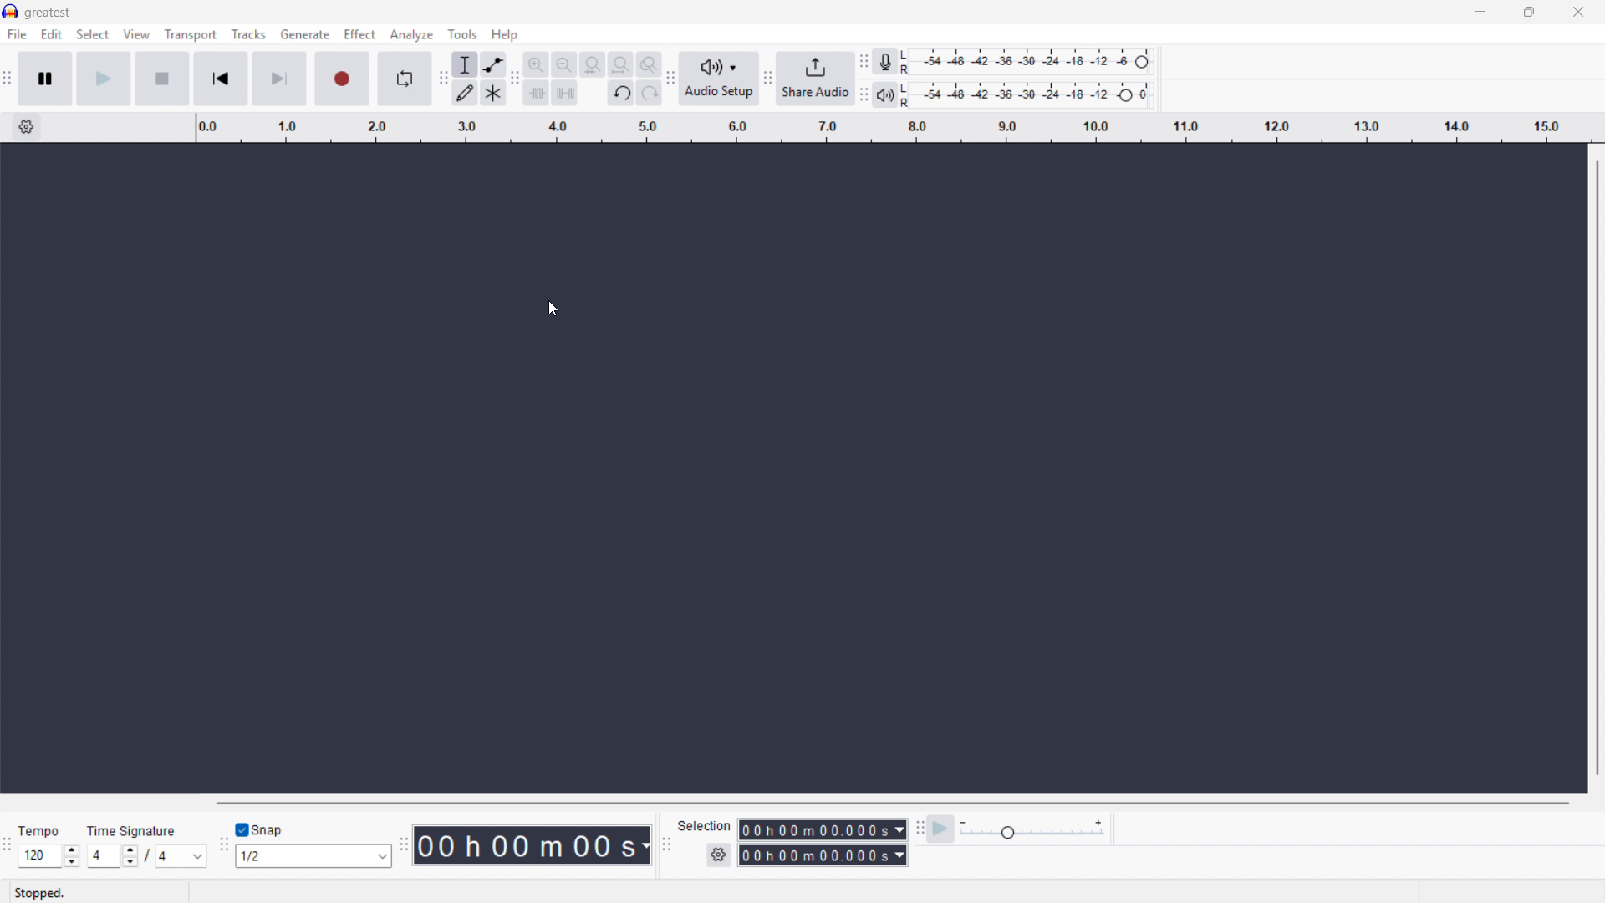 The image size is (1605, 903). I want to click on minimise , so click(1481, 13).